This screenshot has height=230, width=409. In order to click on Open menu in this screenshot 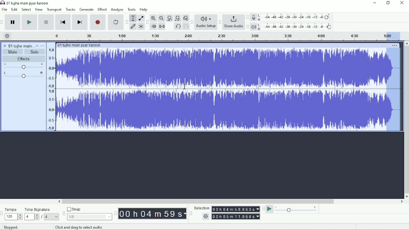, I will do `click(43, 46)`.